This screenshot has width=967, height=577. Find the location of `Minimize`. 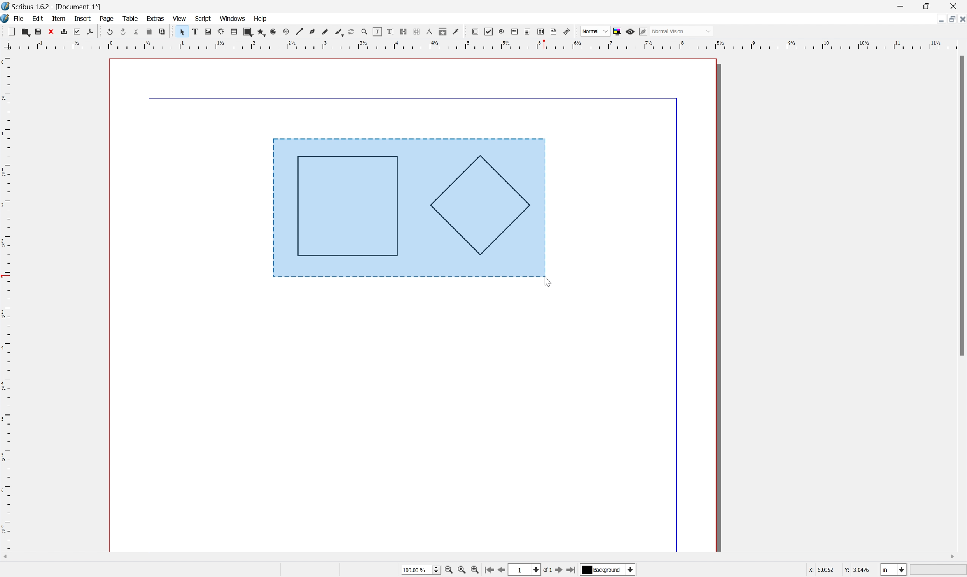

Minimize is located at coordinates (901, 5).